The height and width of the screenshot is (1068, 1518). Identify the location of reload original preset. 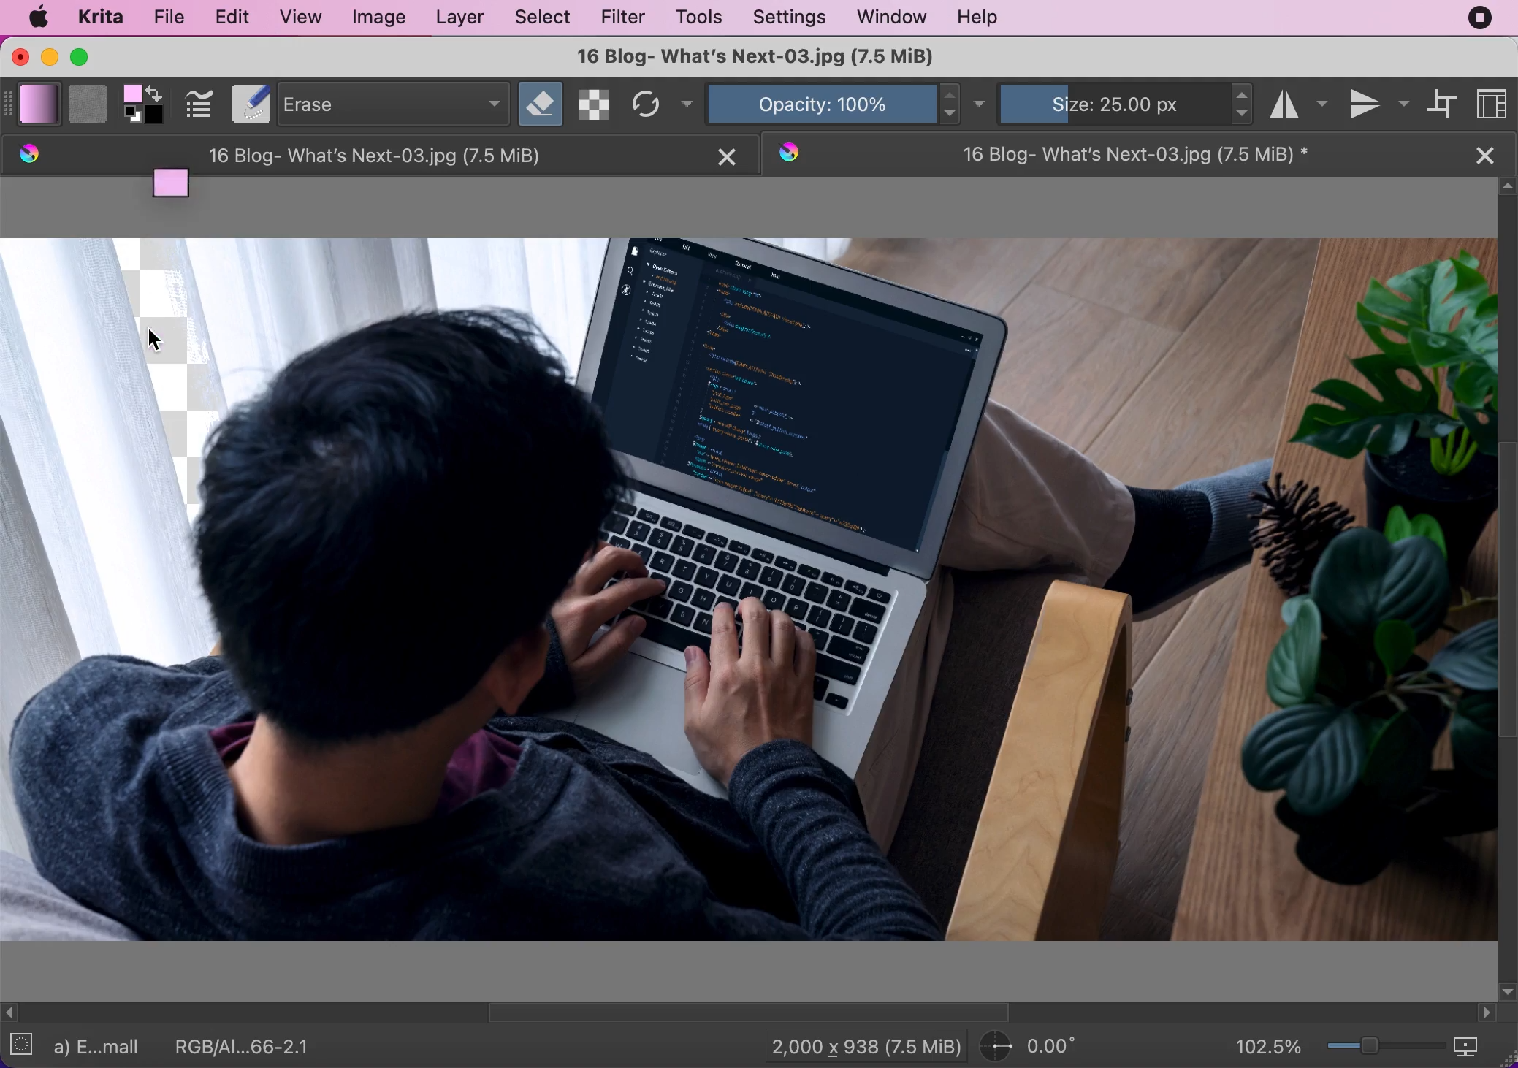
(644, 104).